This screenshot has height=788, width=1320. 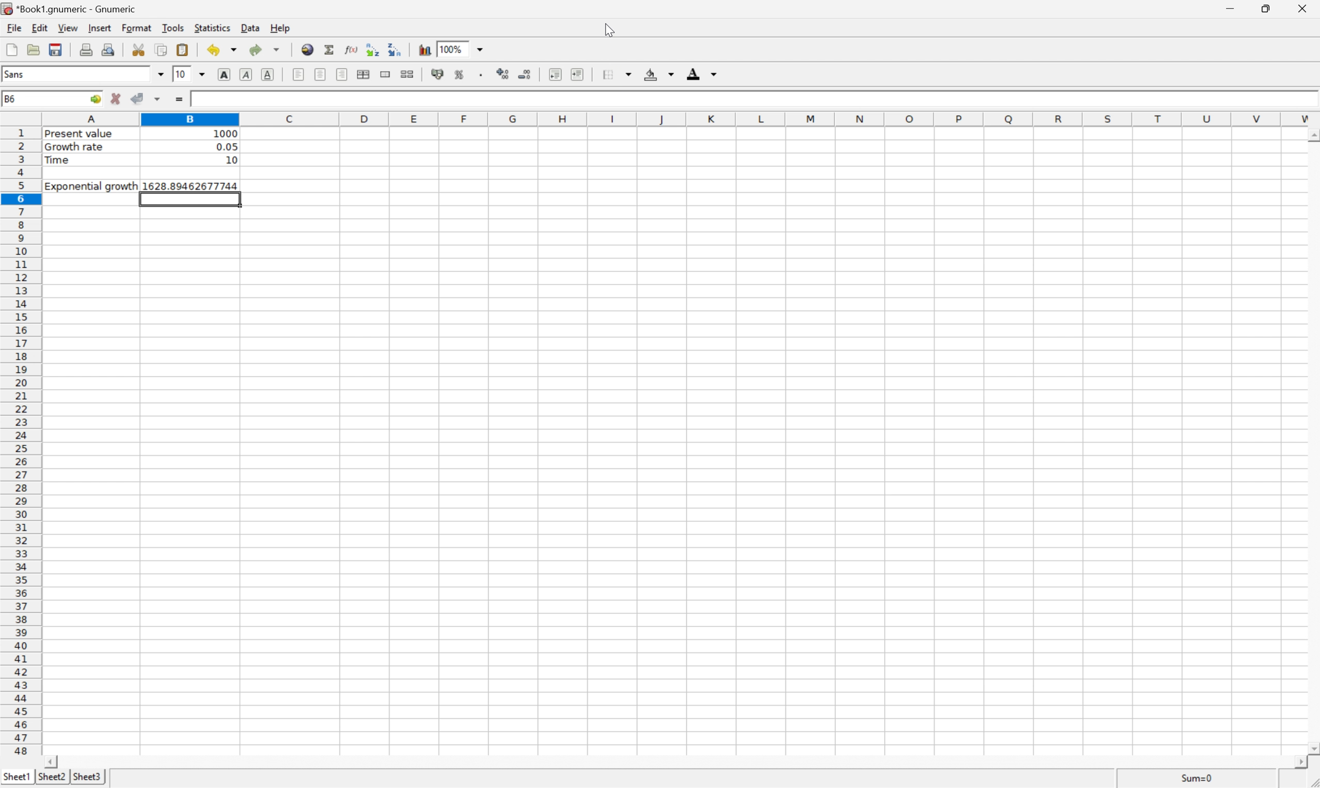 What do you see at coordinates (578, 74) in the screenshot?
I see `Increase indent, and align the contents to the left` at bounding box center [578, 74].